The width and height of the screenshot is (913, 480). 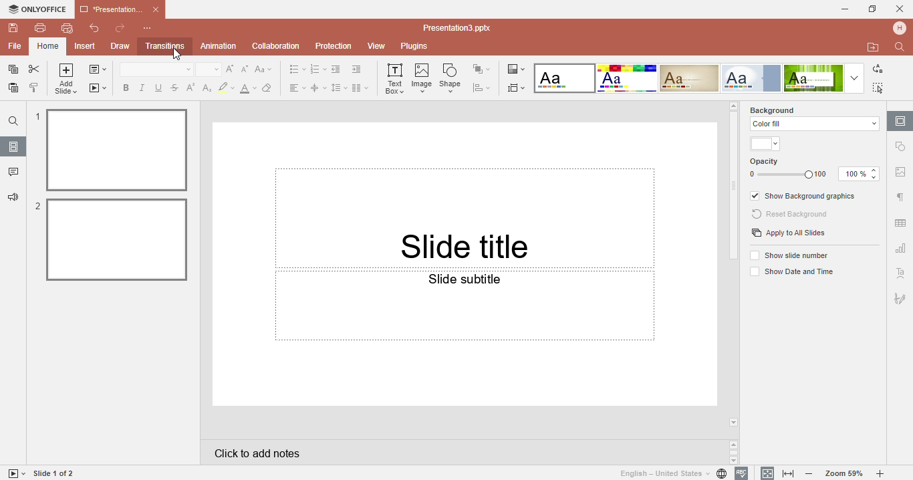 I want to click on Themes color, so click(x=767, y=144).